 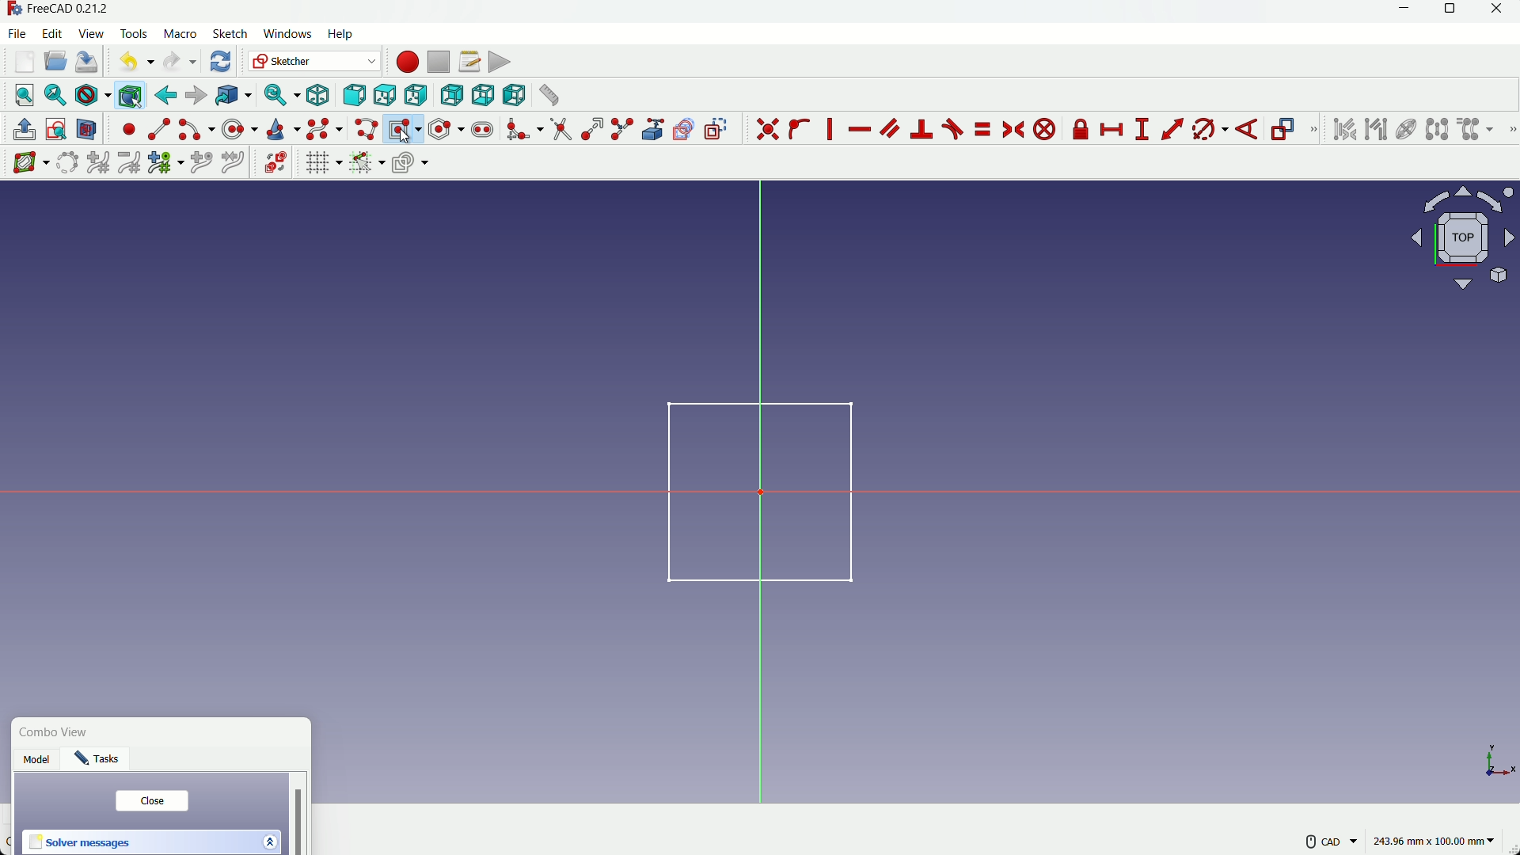 What do you see at coordinates (1142, 130) in the screenshot?
I see `constraint vertical distance` at bounding box center [1142, 130].